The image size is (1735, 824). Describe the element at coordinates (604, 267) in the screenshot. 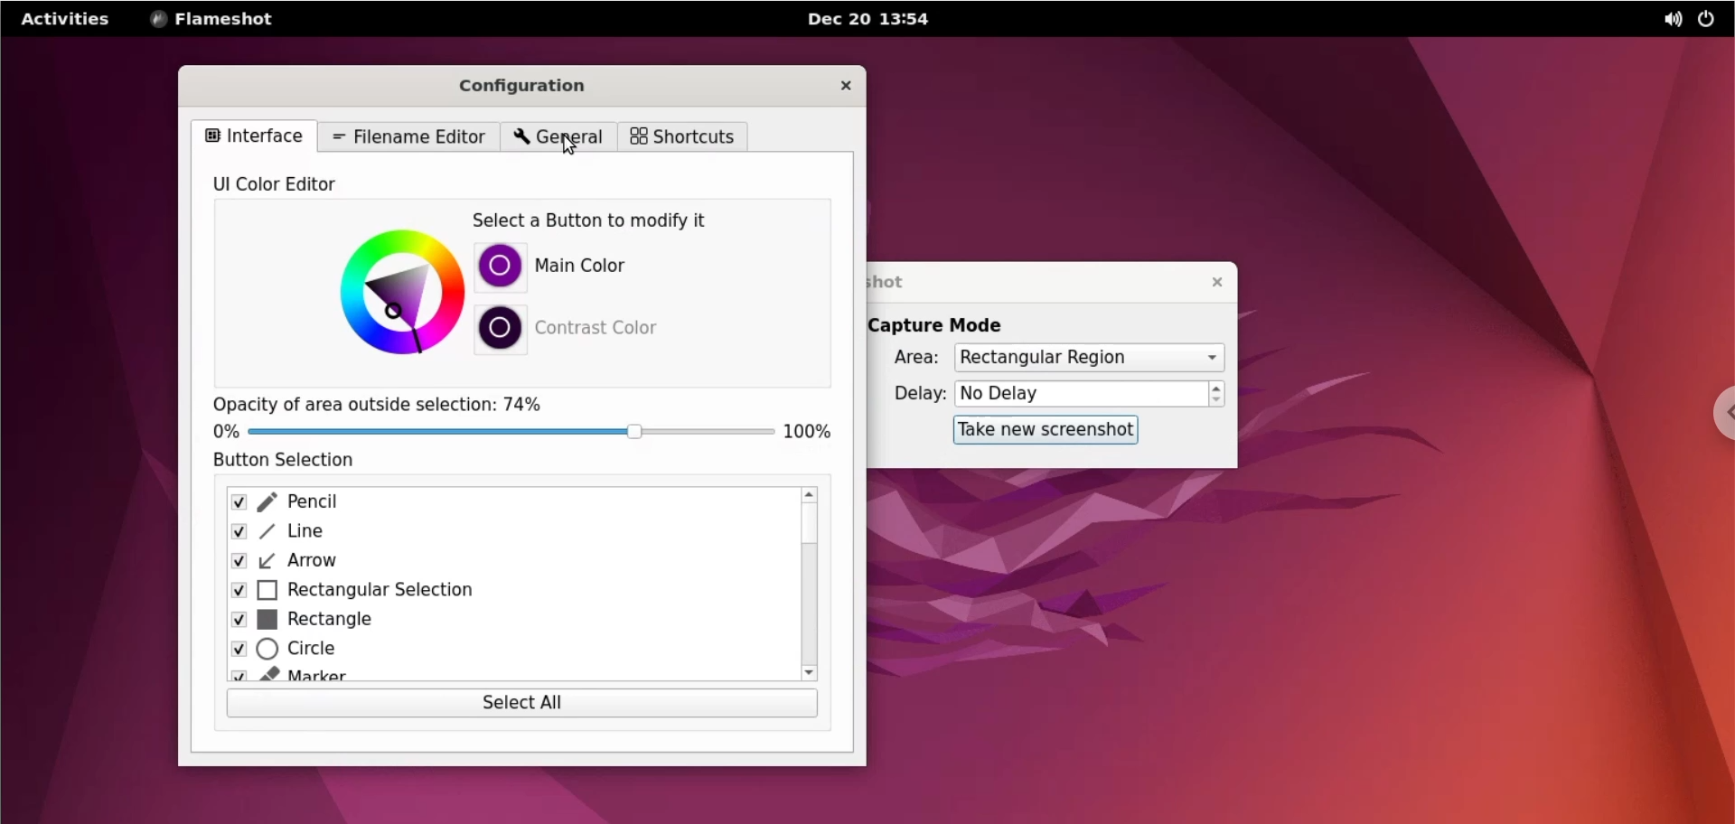

I see `main color` at that location.